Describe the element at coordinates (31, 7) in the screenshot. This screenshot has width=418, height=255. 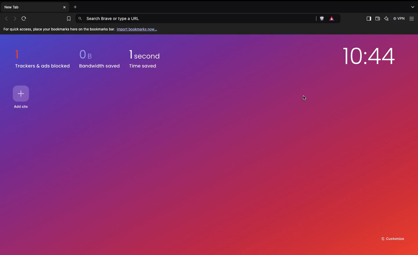
I see `New tab` at that location.